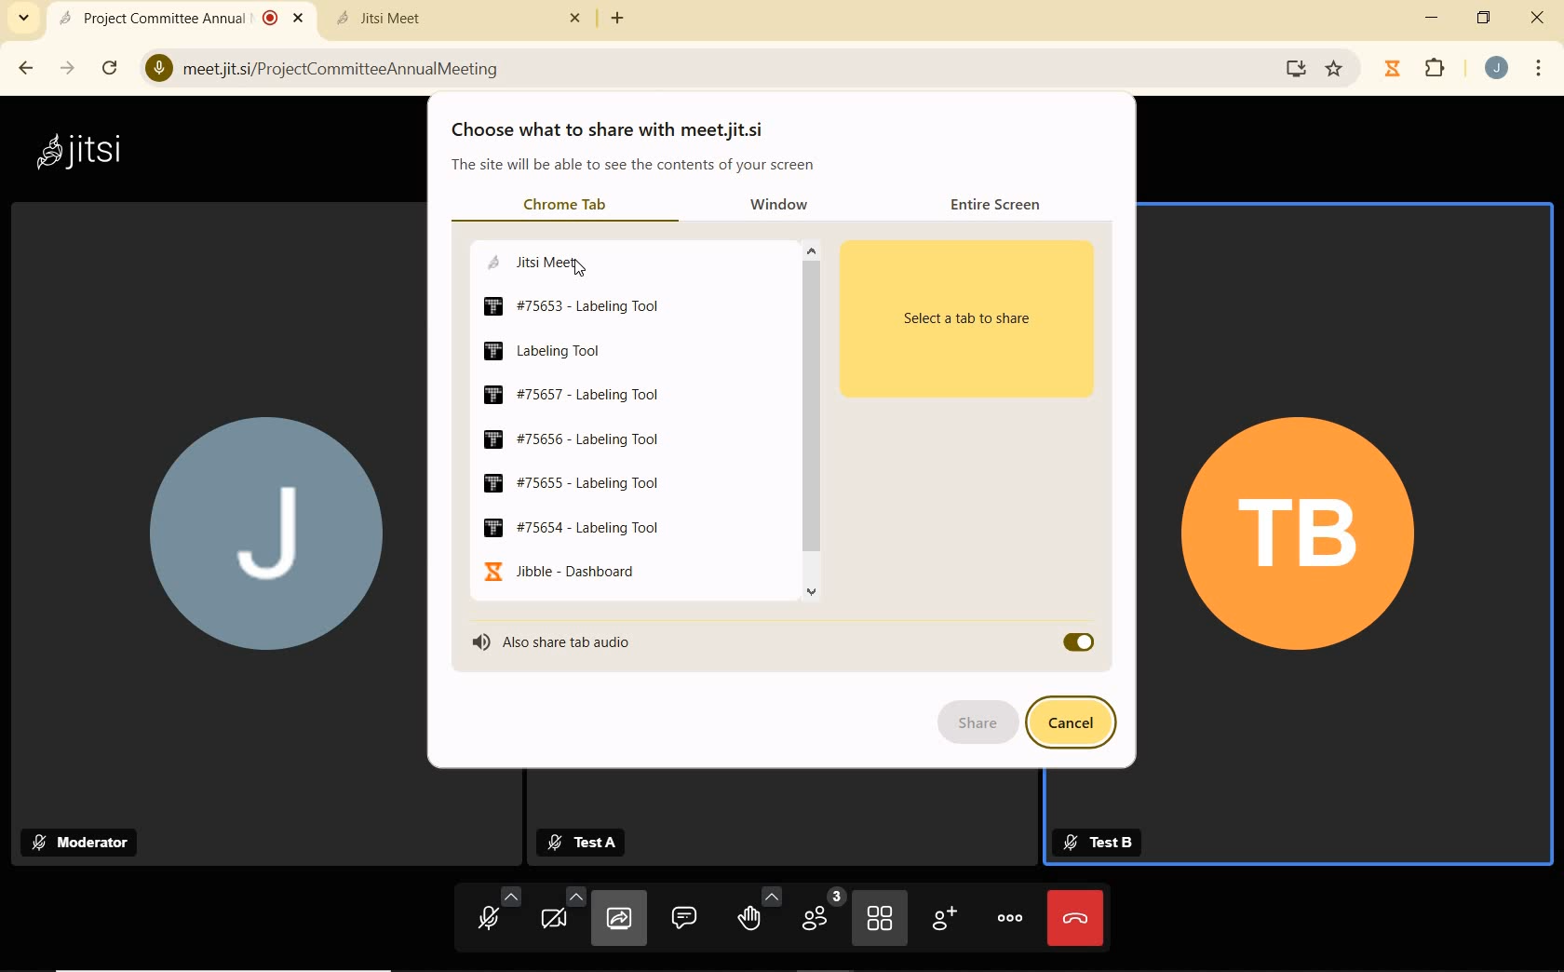 This screenshot has width=1564, height=972. Describe the element at coordinates (178, 18) in the screenshot. I see `Project Committee Annual` at that location.